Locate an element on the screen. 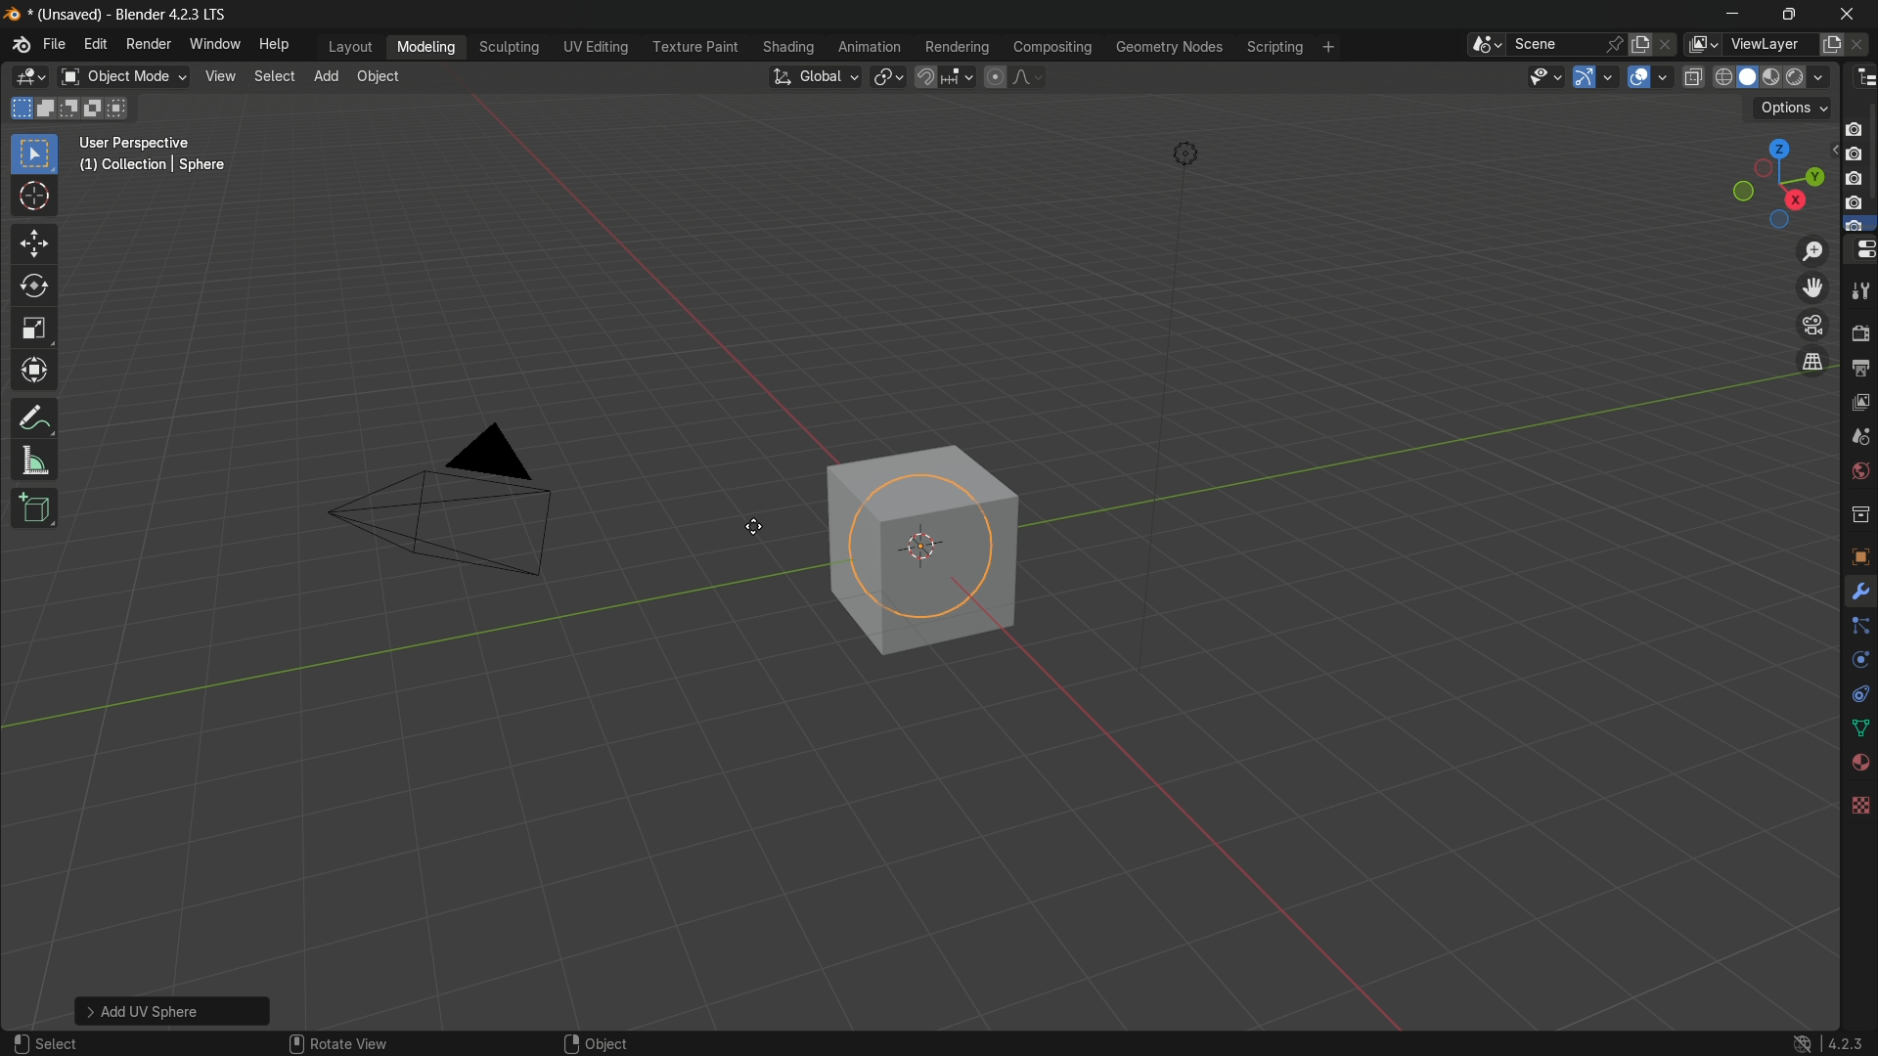 The width and height of the screenshot is (1878, 1056). texture paint menu is located at coordinates (694, 49).